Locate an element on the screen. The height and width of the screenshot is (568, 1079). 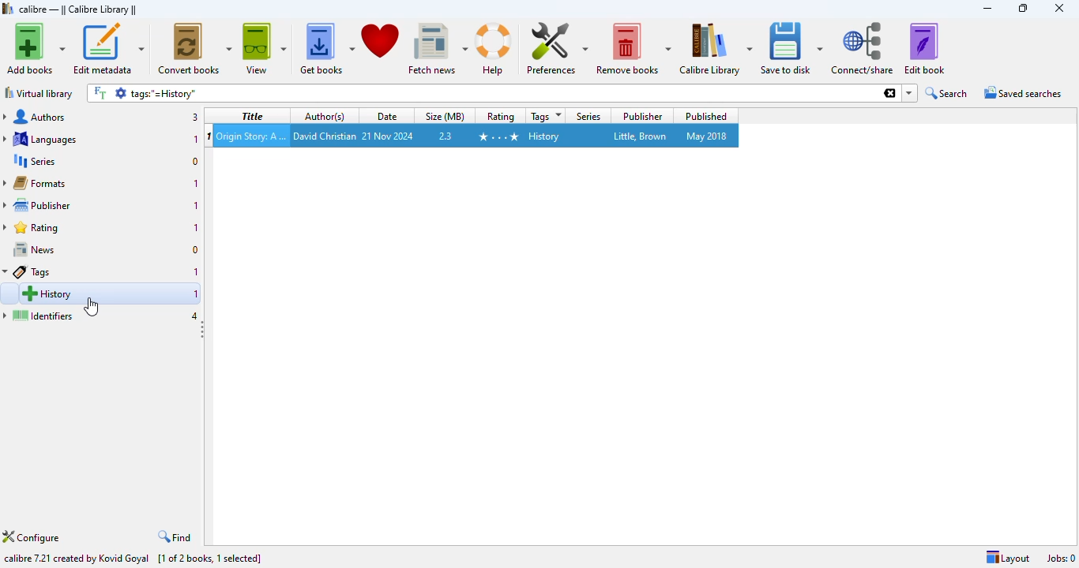
0 is located at coordinates (193, 161).